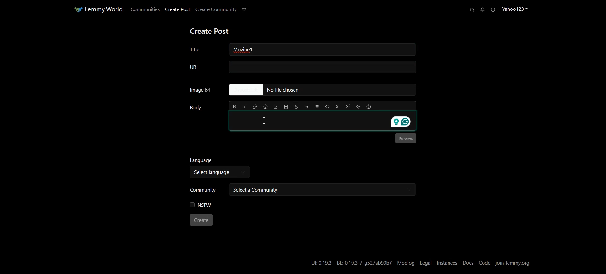 The height and width of the screenshot is (274, 606). I want to click on Create Post, so click(209, 32).